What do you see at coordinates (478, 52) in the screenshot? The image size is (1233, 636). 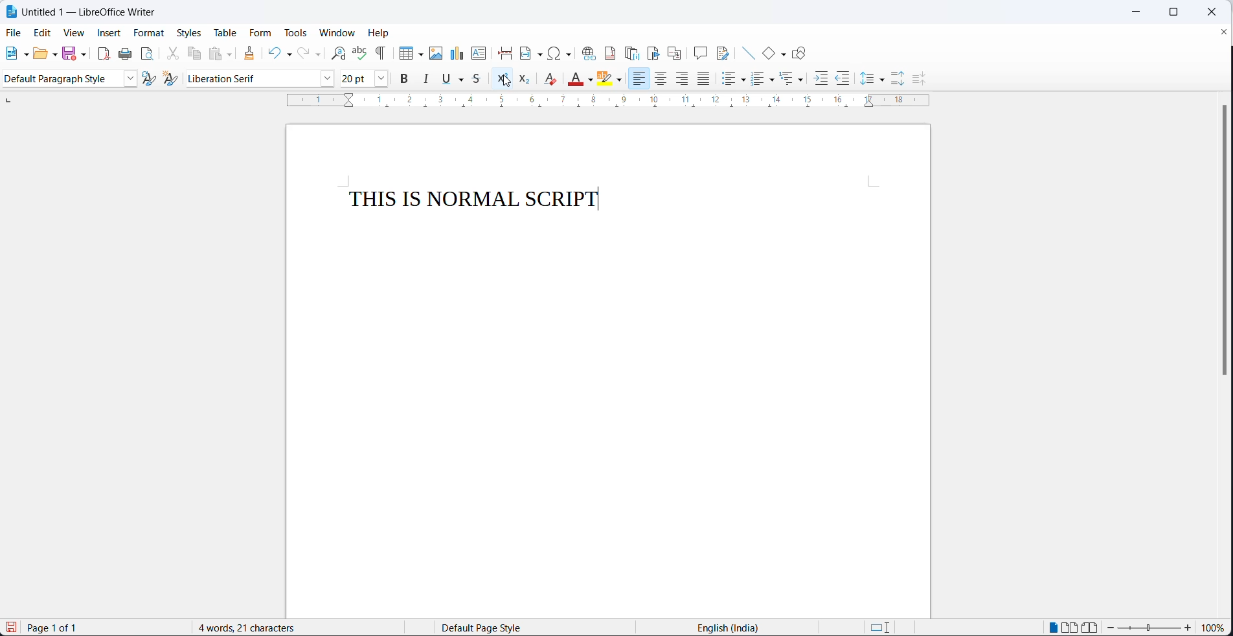 I see `insert text` at bounding box center [478, 52].